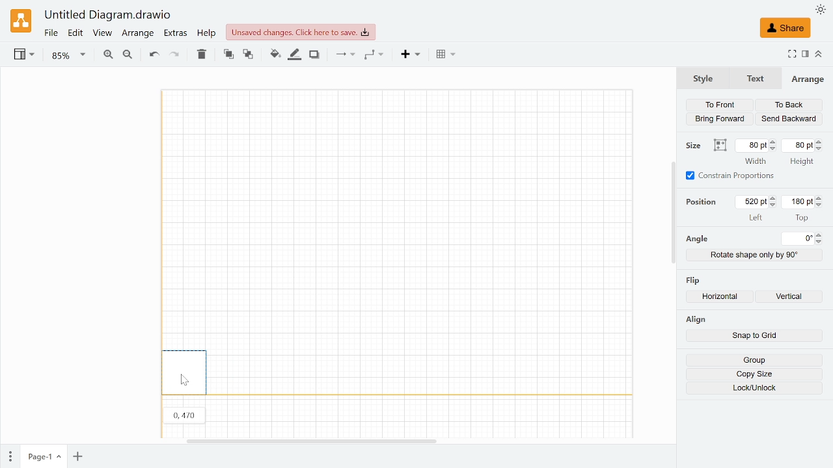  Describe the element at coordinates (752, 201) in the screenshot. I see `Current left positons` at that location.